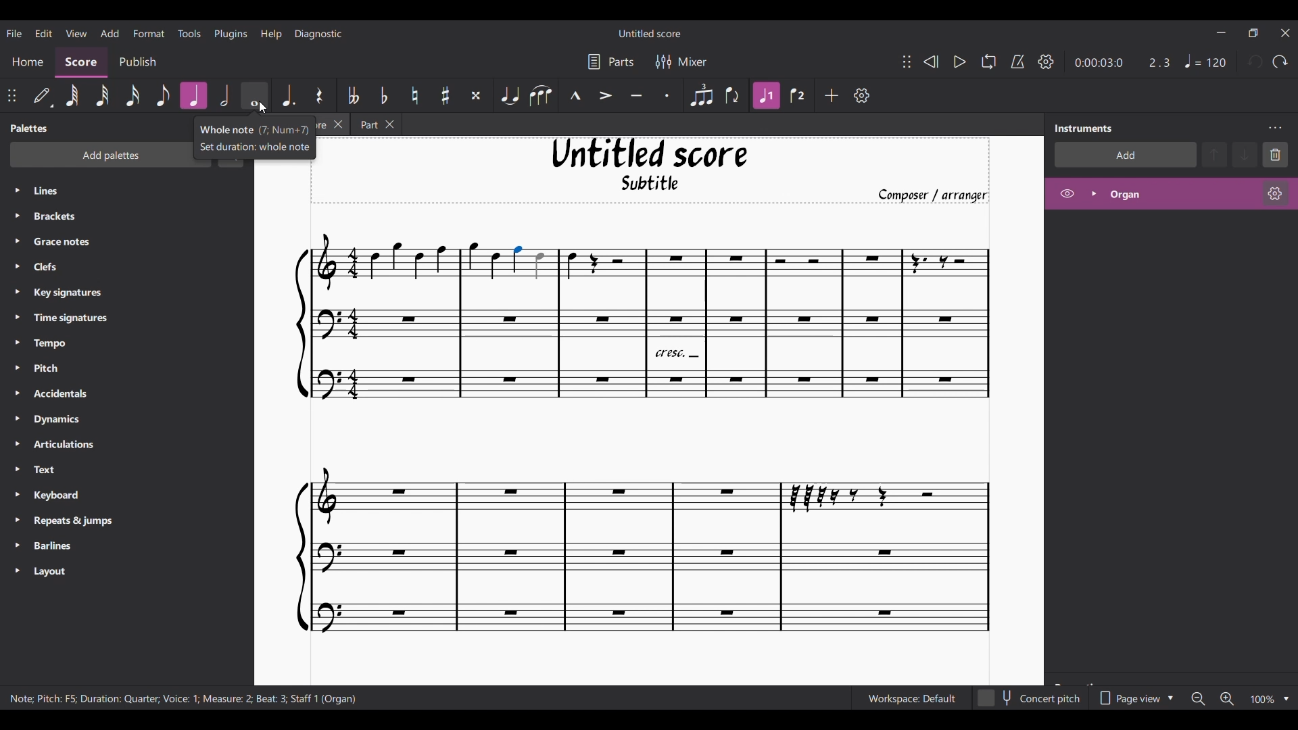 The width and height of the screenshot is (1298, 730). What do you see at coordinates (862, 95) in the screenshot?
I see `Customize toolbar` at bounding box center [862, 95].